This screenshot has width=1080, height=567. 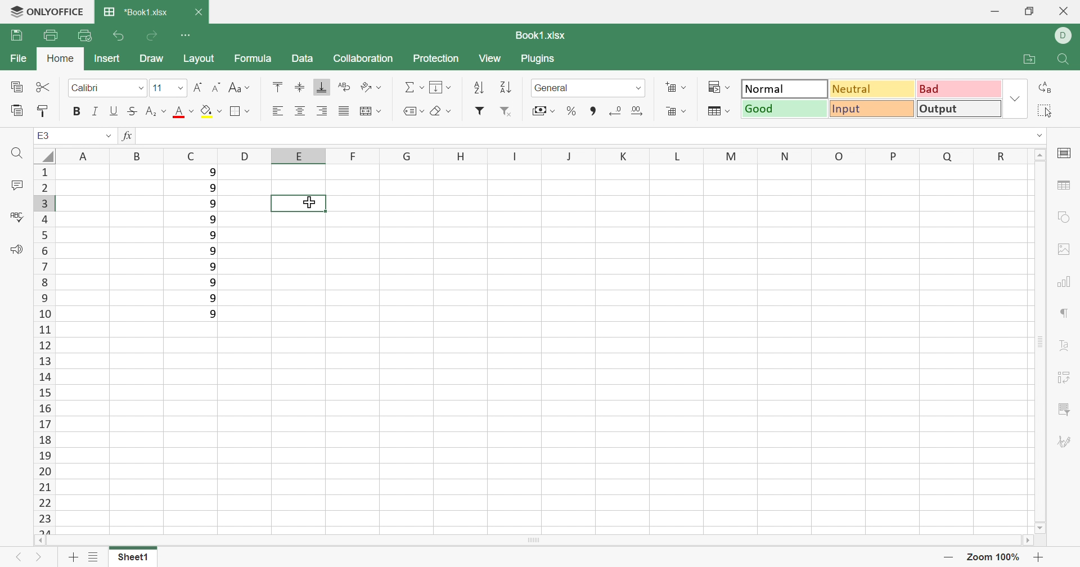 I want to click on 9, so click(x=213, y=251).